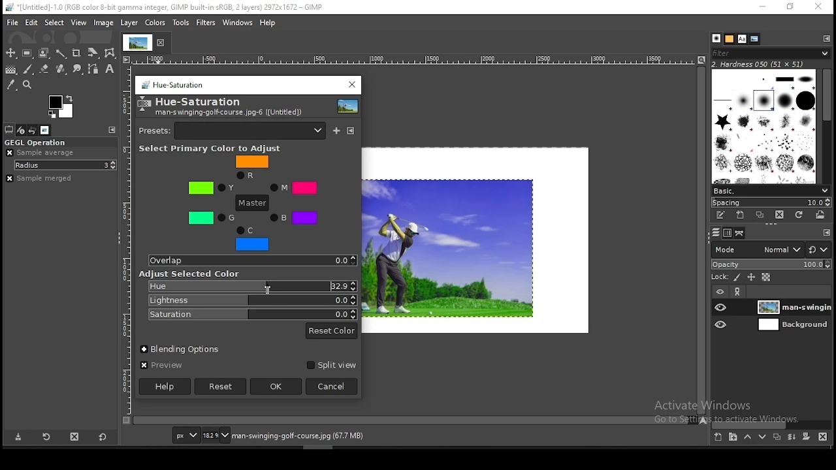 The height and width of the screenshot is (470, 836). Describe the element at coordinates (77, 54) in the screenshot. I see `crop tool` at that location.